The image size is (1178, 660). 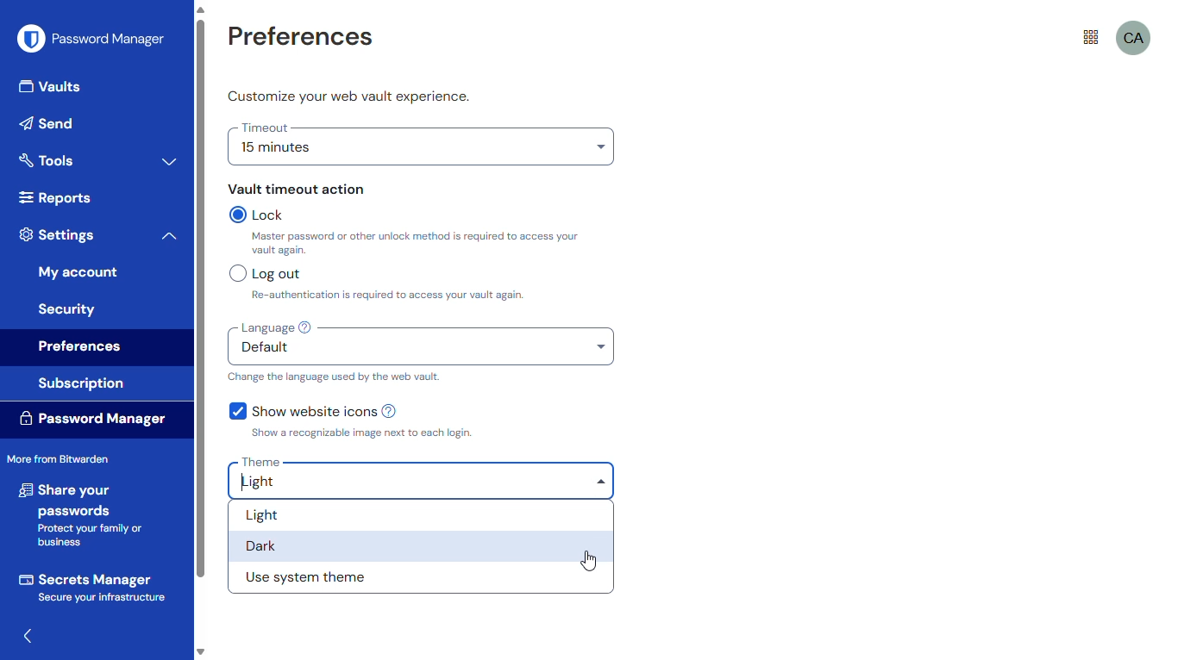 What do you see at coordinates (422, 244) in the screenshot?
I see `Master password or other unlock method is required to access your vault again` at bounding box center [422, 244].